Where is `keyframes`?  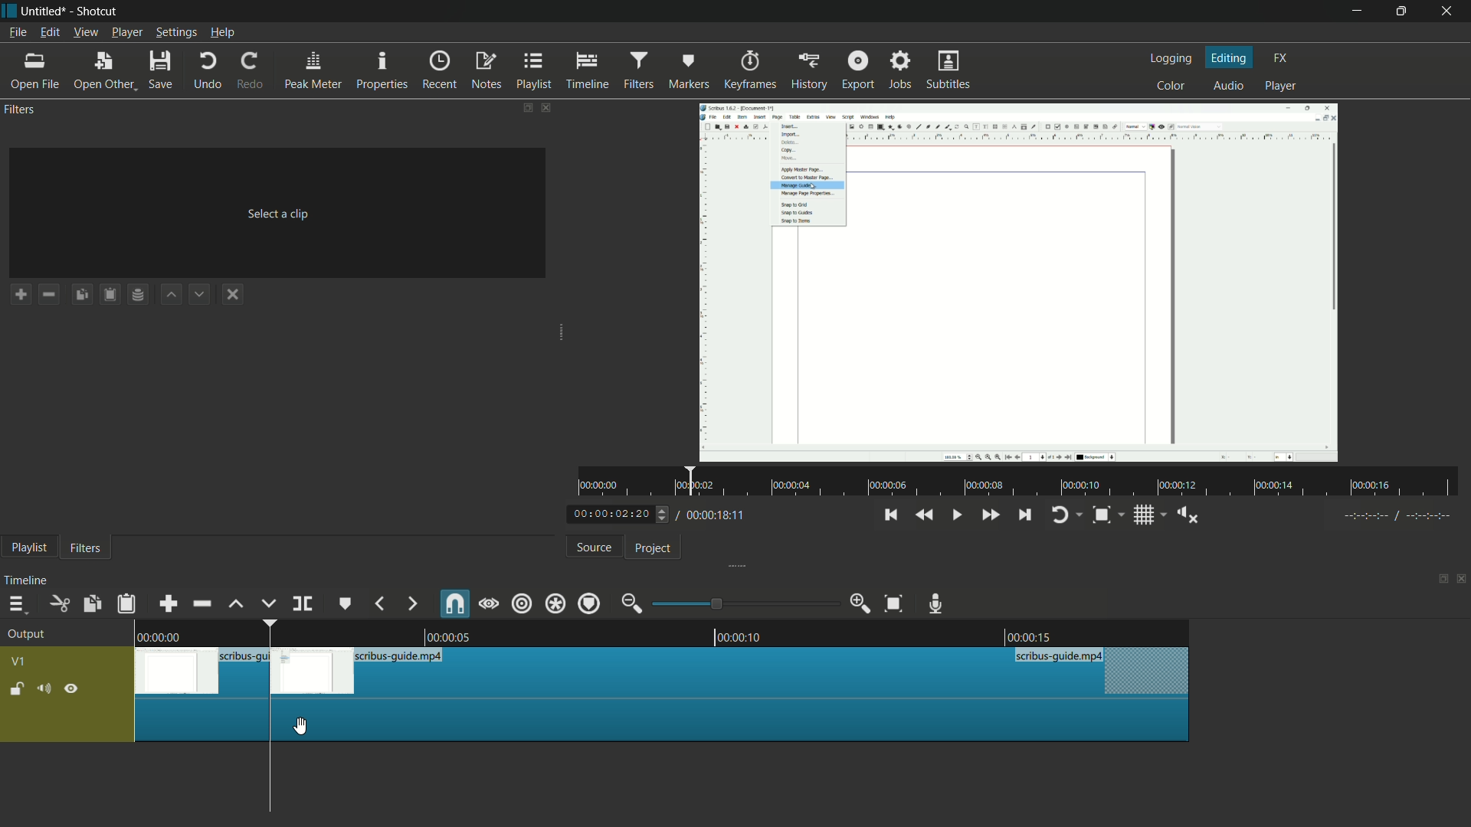 keyframes is located at coordinates (752, 71).